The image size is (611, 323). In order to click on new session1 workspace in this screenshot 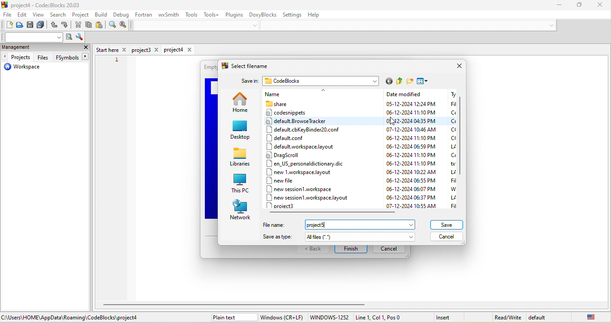, I will do `click(307, 189)`.